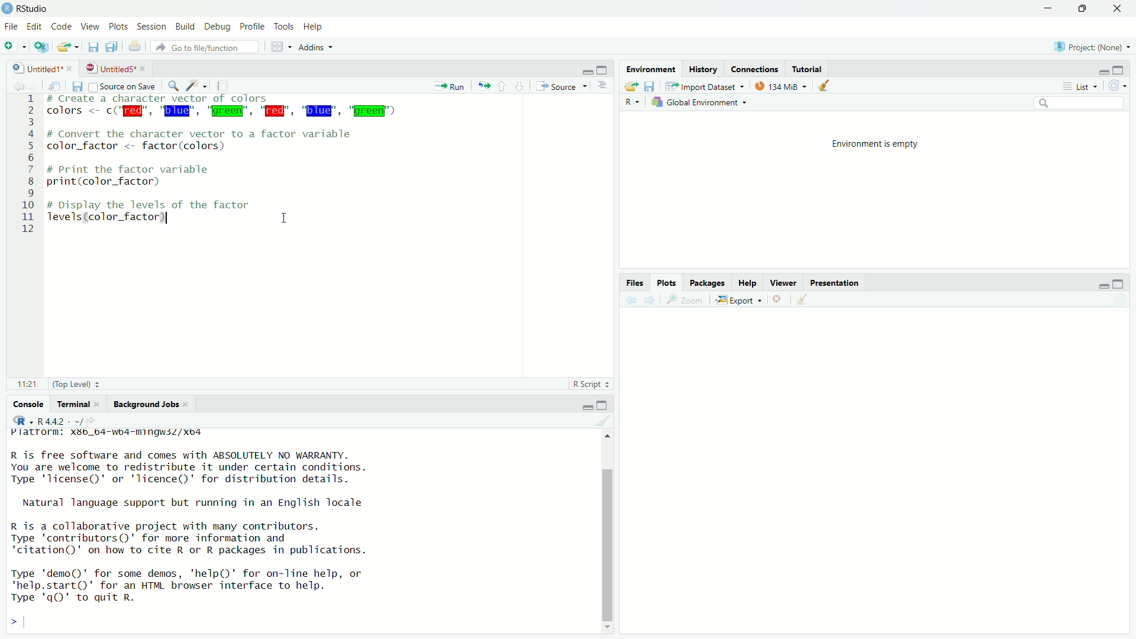 The width and height of the screenshot is (1136, 639). Describe the element at coordinates (69, 47) in the screenshot. I see `open an existing file` at that location.